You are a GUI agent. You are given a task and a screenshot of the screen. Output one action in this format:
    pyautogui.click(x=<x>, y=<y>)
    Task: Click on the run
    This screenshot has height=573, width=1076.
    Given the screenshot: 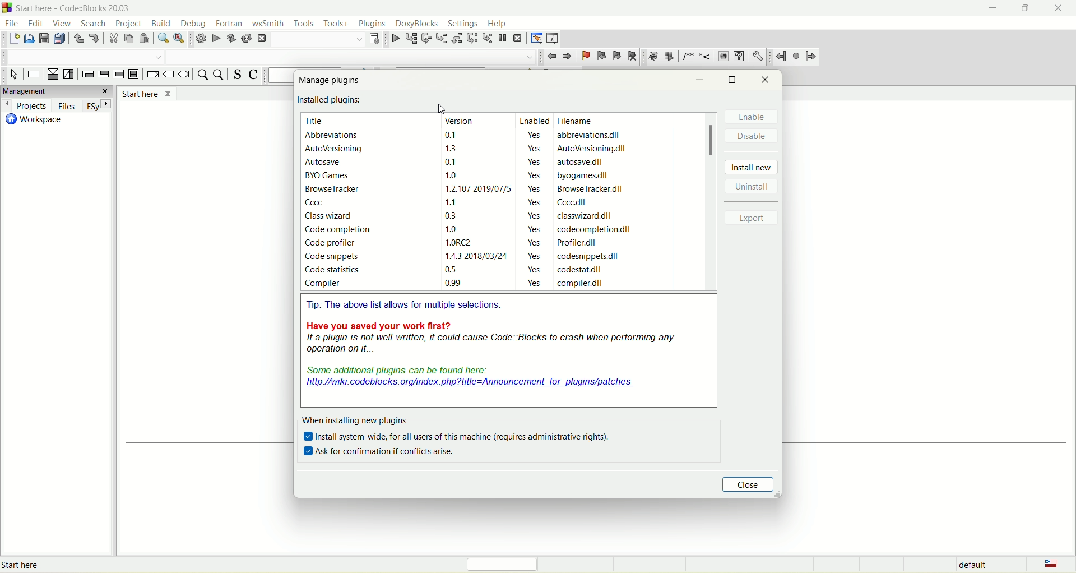 What is the action you would take?
    pyautogui.click(x=216, y=38)
    